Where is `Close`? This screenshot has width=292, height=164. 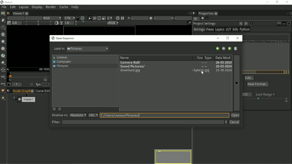
Close is located at coordinates (287, 2).